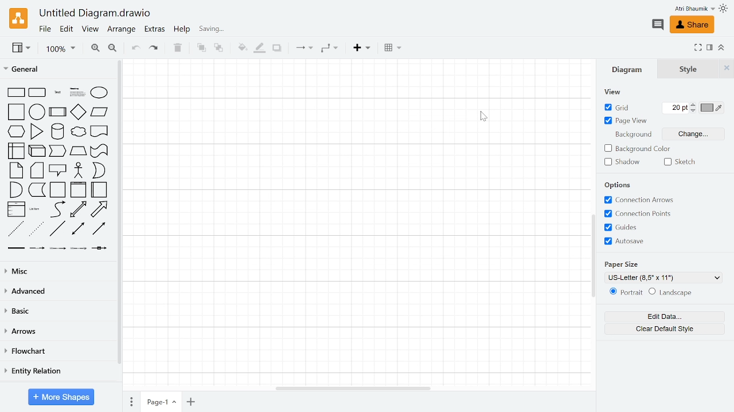  Describe the element at coordinates (661, 278) in the screenshot. I see `Current Paper size` at that location.